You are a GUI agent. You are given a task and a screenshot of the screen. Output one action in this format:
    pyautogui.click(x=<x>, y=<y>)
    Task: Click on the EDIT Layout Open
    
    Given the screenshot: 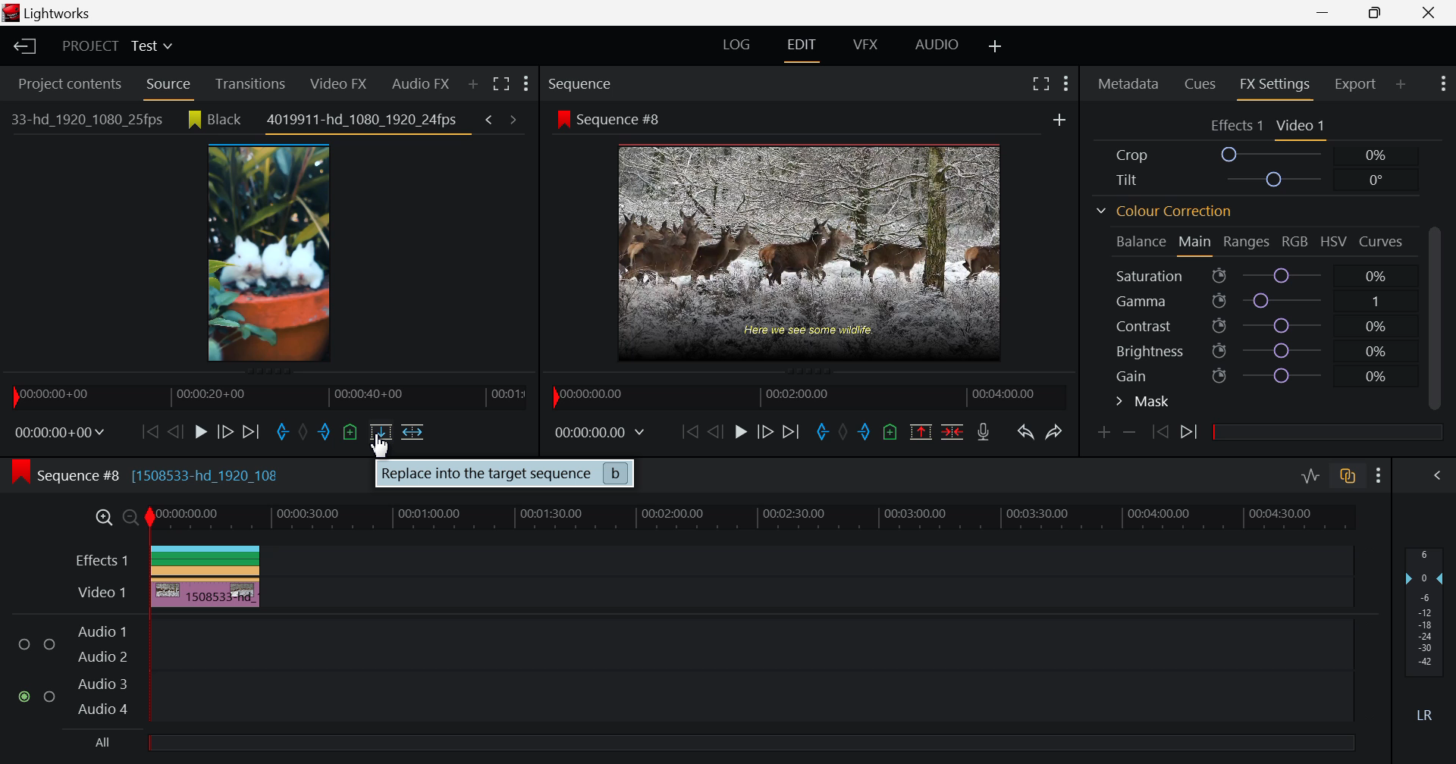 What is the action you would take?
    pyautogui.click(x=802, y=48)
    